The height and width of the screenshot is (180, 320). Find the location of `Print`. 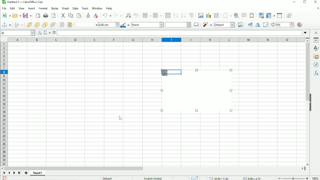

Print is located at coordinates (46, 16).